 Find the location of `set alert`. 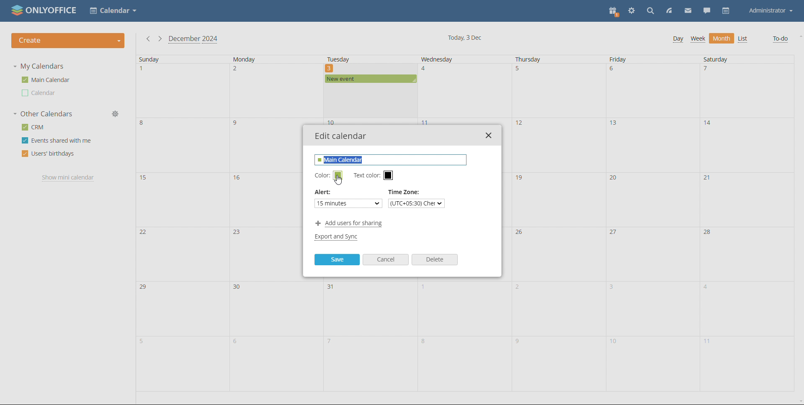

set alert is located at coordinates (348, 203).